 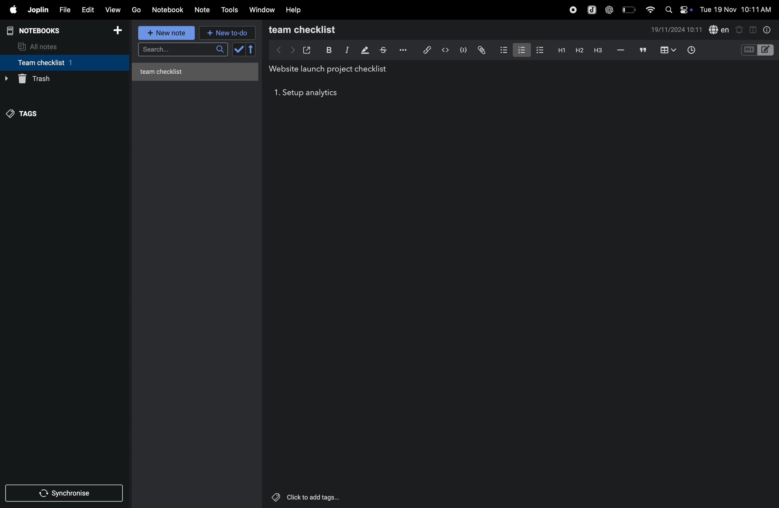 What do you see at coordinates (170, 10) in the screenshot?
I see `Notebook` at bounding box center [170, 10].